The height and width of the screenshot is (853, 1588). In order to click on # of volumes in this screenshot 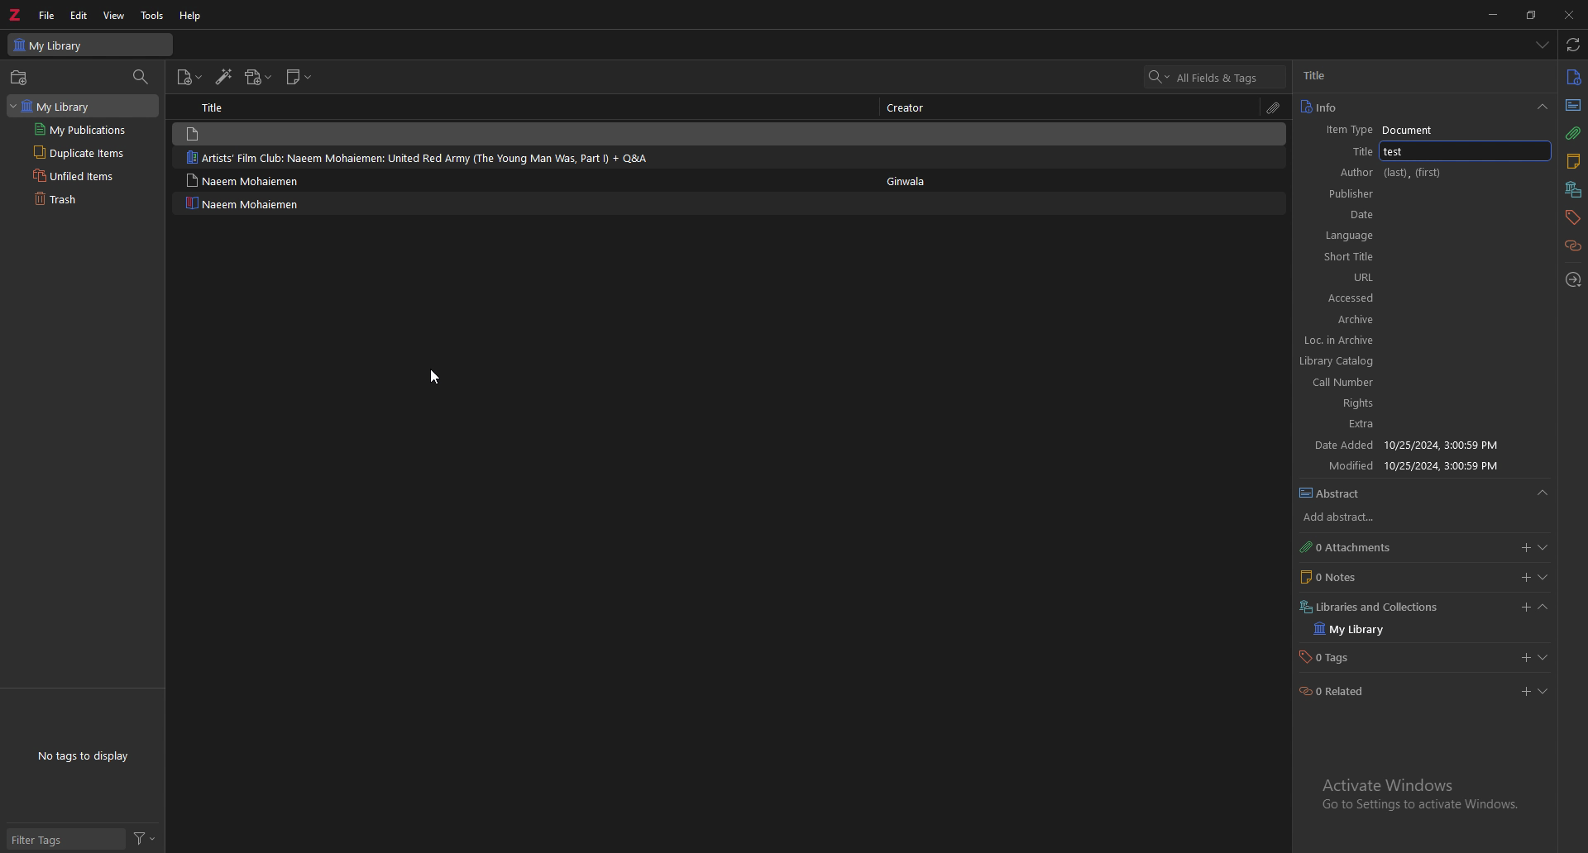, I will do `click(1342, 278)`.